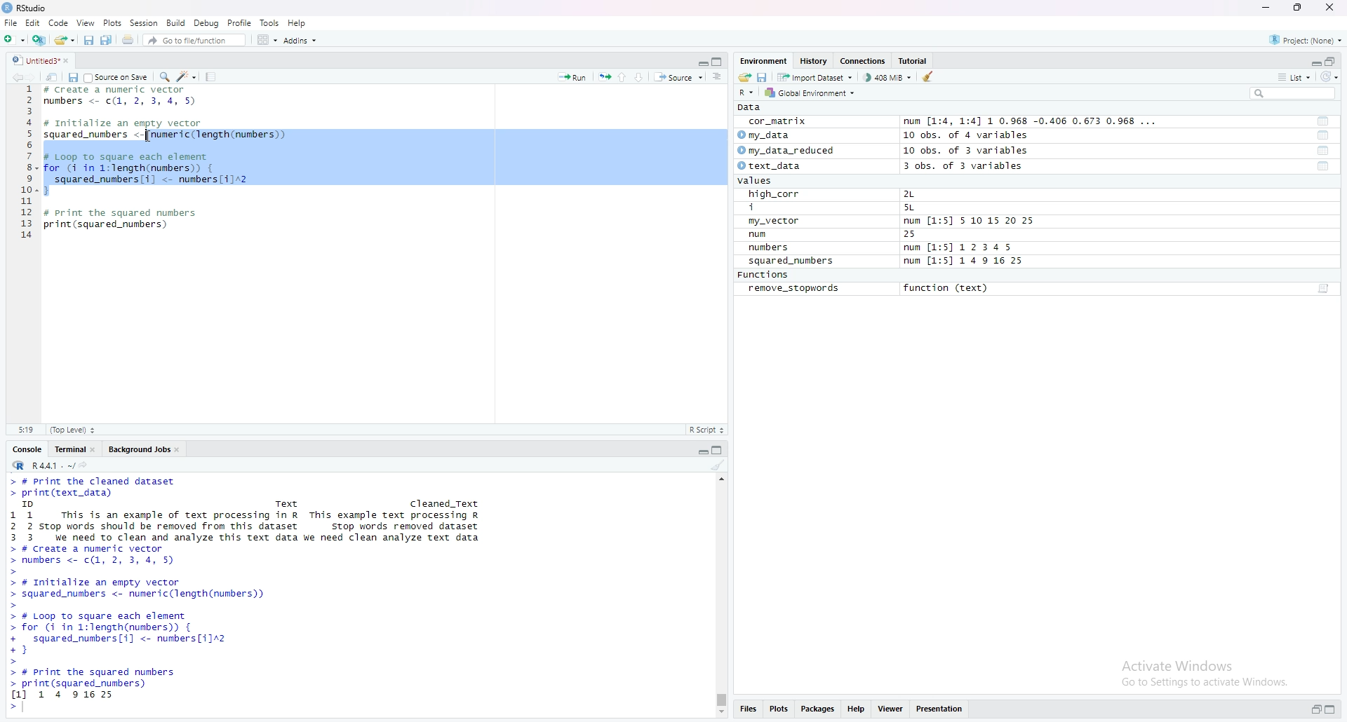  Describe the element at coordinates (604, 76) in the screenshot. I see `re-run previous code region` at that location.